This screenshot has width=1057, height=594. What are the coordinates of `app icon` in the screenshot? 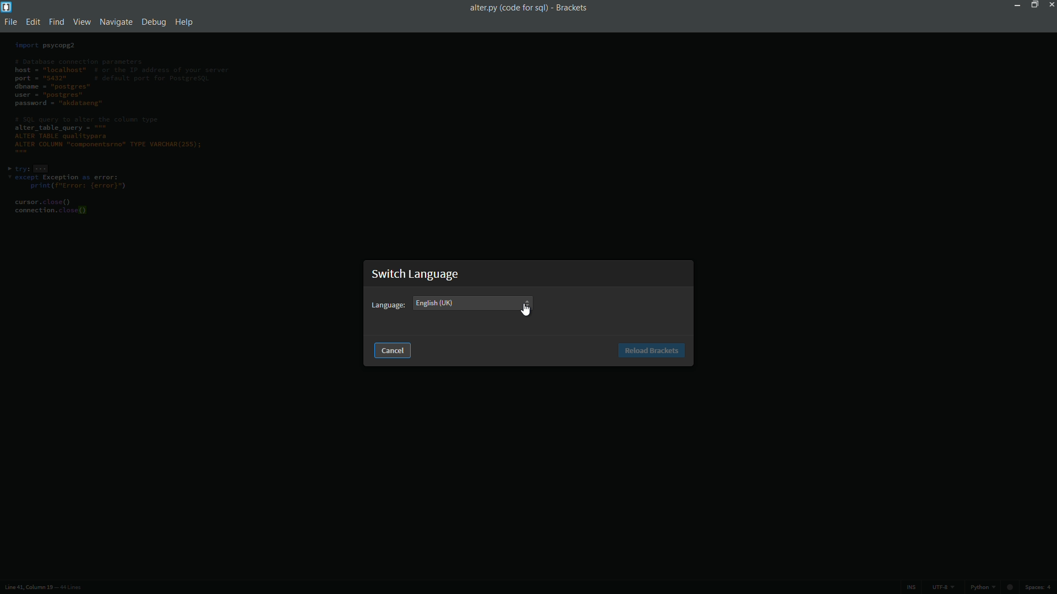 It's located at (7, 7).